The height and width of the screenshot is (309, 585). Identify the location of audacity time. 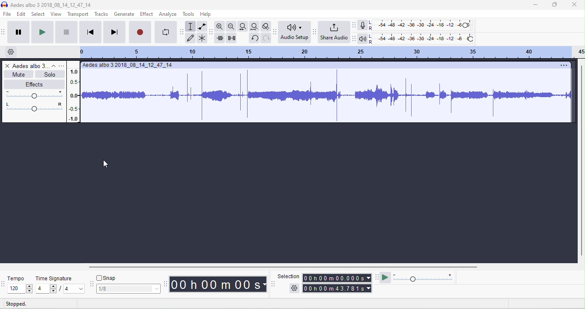
(218, 285).